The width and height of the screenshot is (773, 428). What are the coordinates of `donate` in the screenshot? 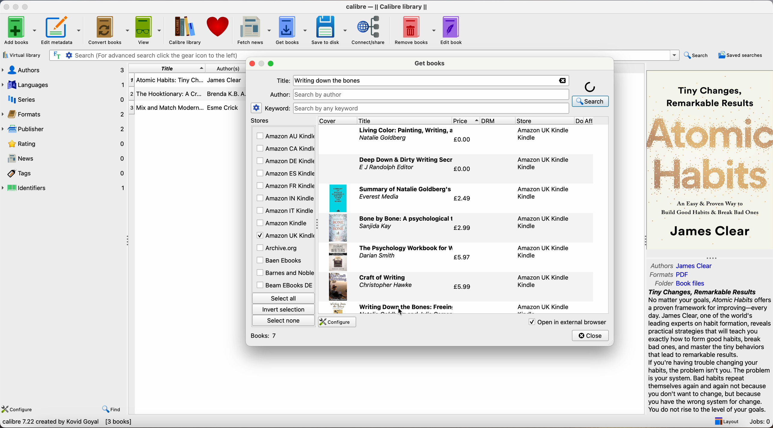 It's located at (218, 27).